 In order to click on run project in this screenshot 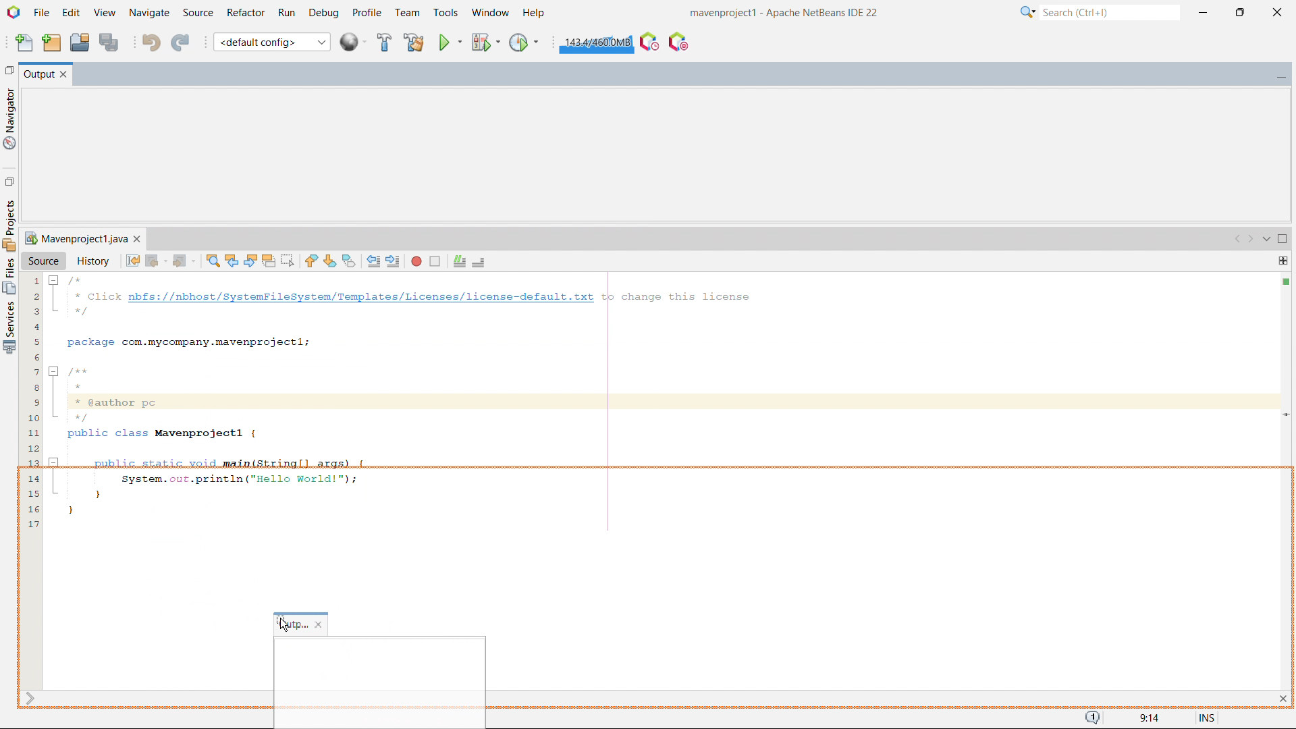, I will do `click(450, 42)`.